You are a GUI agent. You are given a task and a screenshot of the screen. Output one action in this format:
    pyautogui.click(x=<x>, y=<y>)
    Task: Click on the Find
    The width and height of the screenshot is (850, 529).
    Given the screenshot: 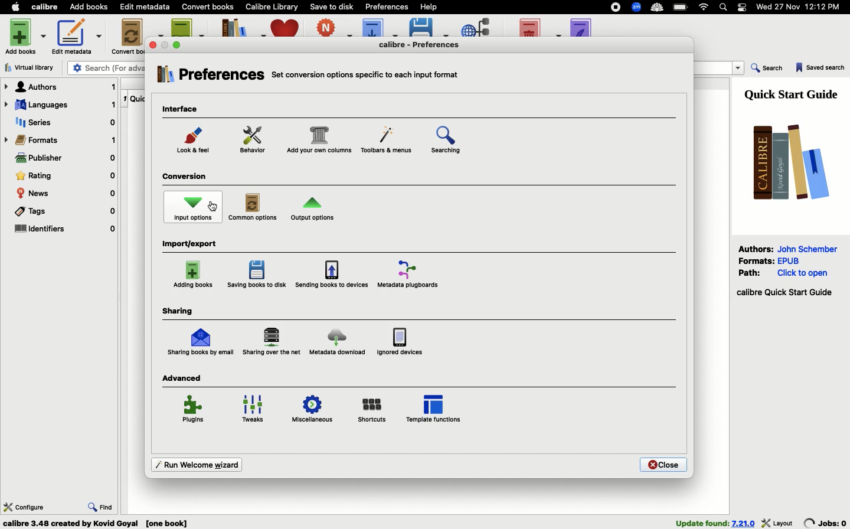 What is the action you would take?
    pyautogui.click(x=101, y=505)
    